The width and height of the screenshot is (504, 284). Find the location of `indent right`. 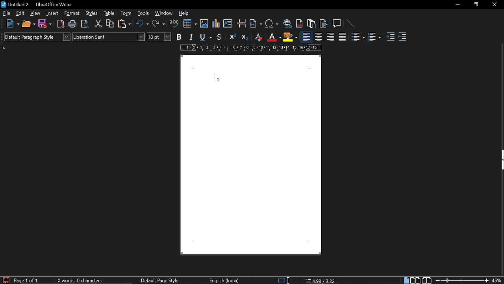

indent right is located at coordinates (402, 37).